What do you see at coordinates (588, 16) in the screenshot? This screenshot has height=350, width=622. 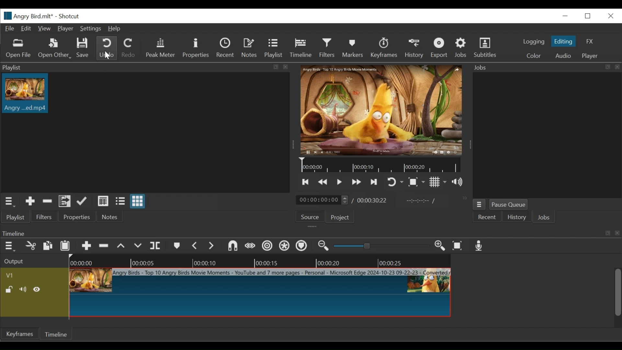 I see `Restore` at bounding box center [588, 16].